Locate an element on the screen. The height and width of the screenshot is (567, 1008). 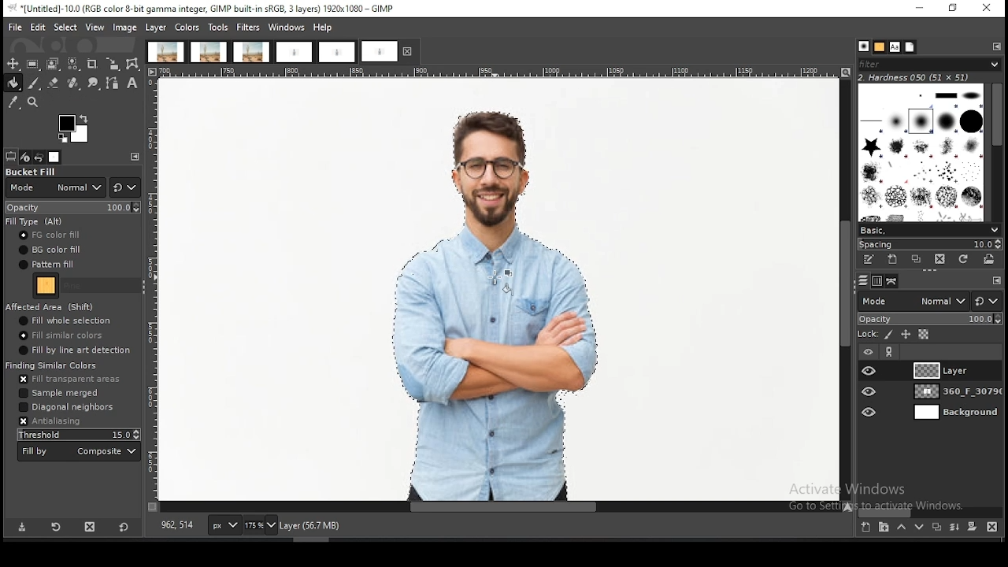
opacity is located at coordinates (74, 206).